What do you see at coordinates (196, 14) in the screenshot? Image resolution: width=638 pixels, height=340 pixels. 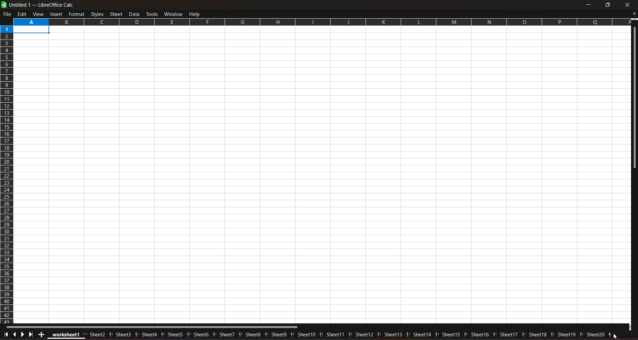 I see `Help` at bounding box center [196, 14].